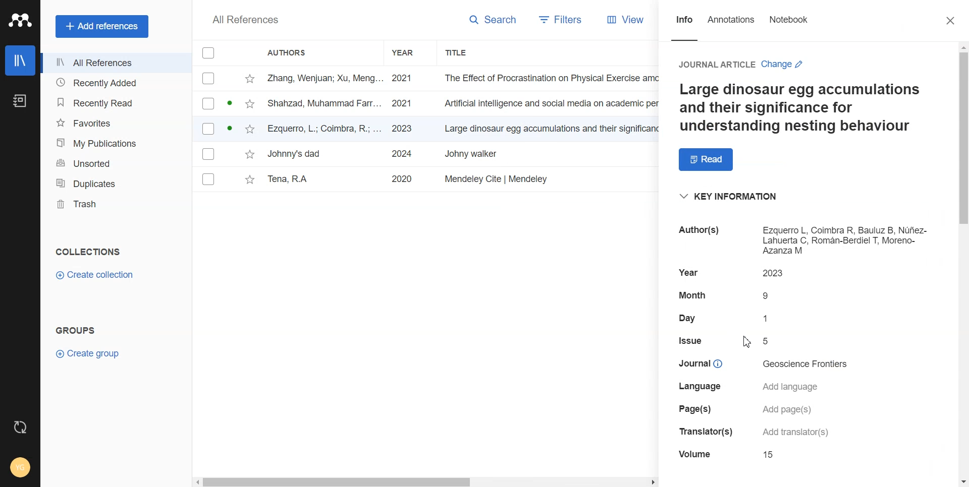 This screenshot has height=487, width=969. I want to click on Horizontal scroll bar, so click(424, 483).